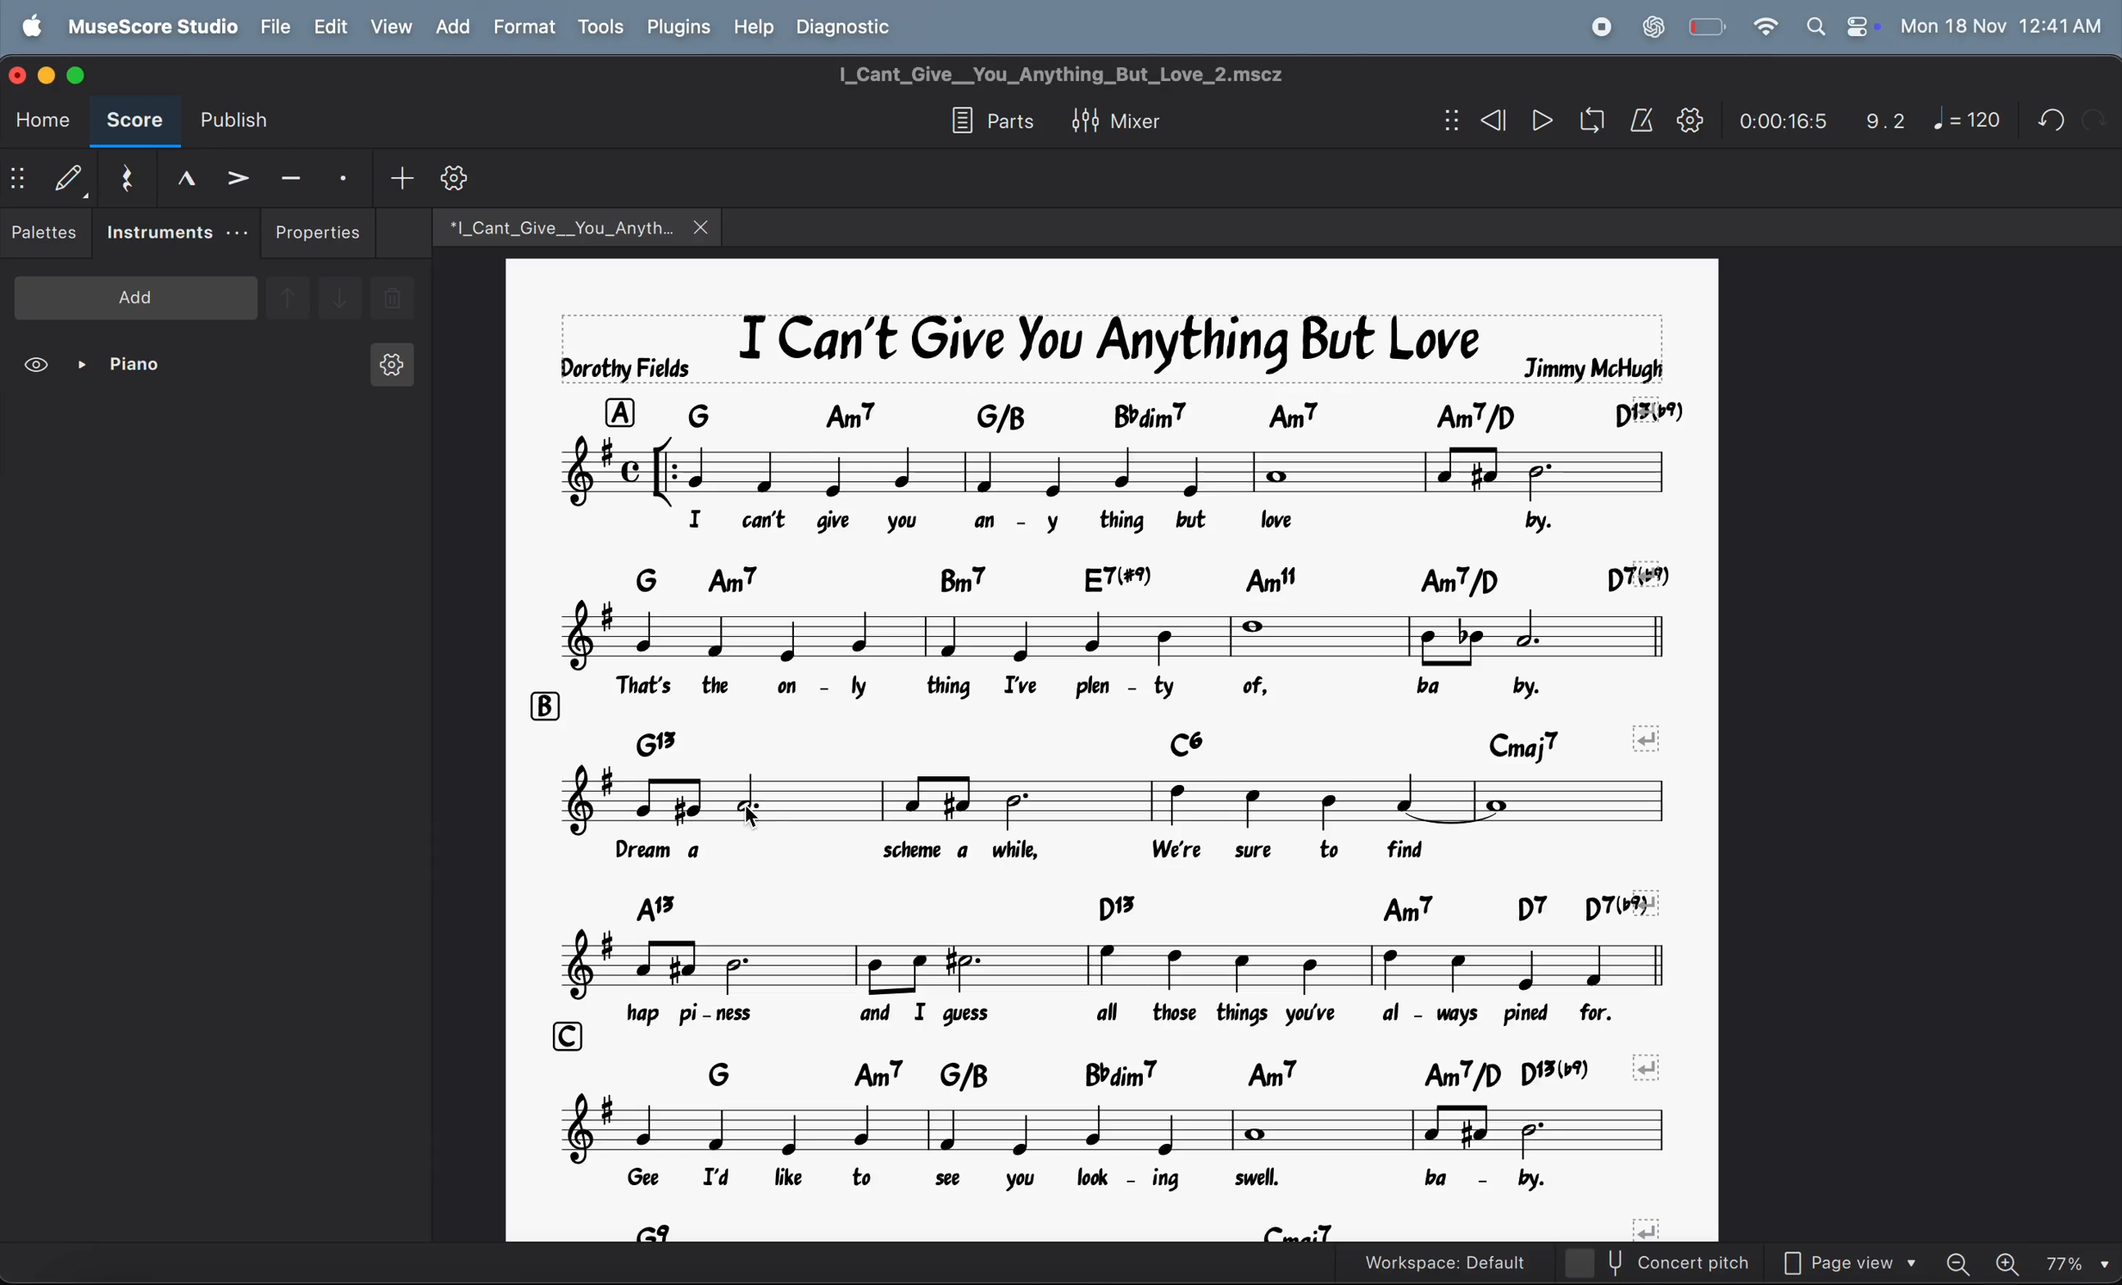 The image size is (2122, 1285). Describe the element at coordinates (1092, 634) in the screenshot. I see `notes` at that location.